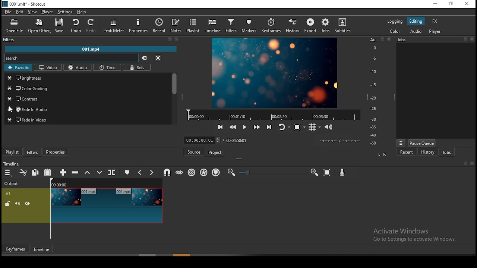  Describe the element at coordinates (183, 255) in the screenshot. I see `scroll bar` at that location.